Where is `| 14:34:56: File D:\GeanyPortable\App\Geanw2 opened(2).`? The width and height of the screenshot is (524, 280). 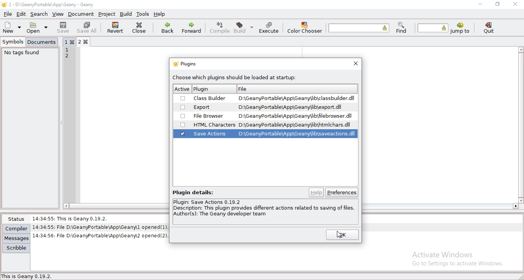
| 14:34:56: File D:\GeanyPortable\App\Geanw2 opened(2). is located at coordinates (102, 235).